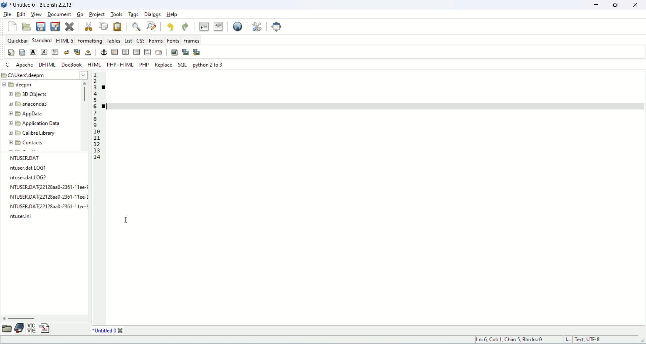  I want to click on close, so click(88, 26).